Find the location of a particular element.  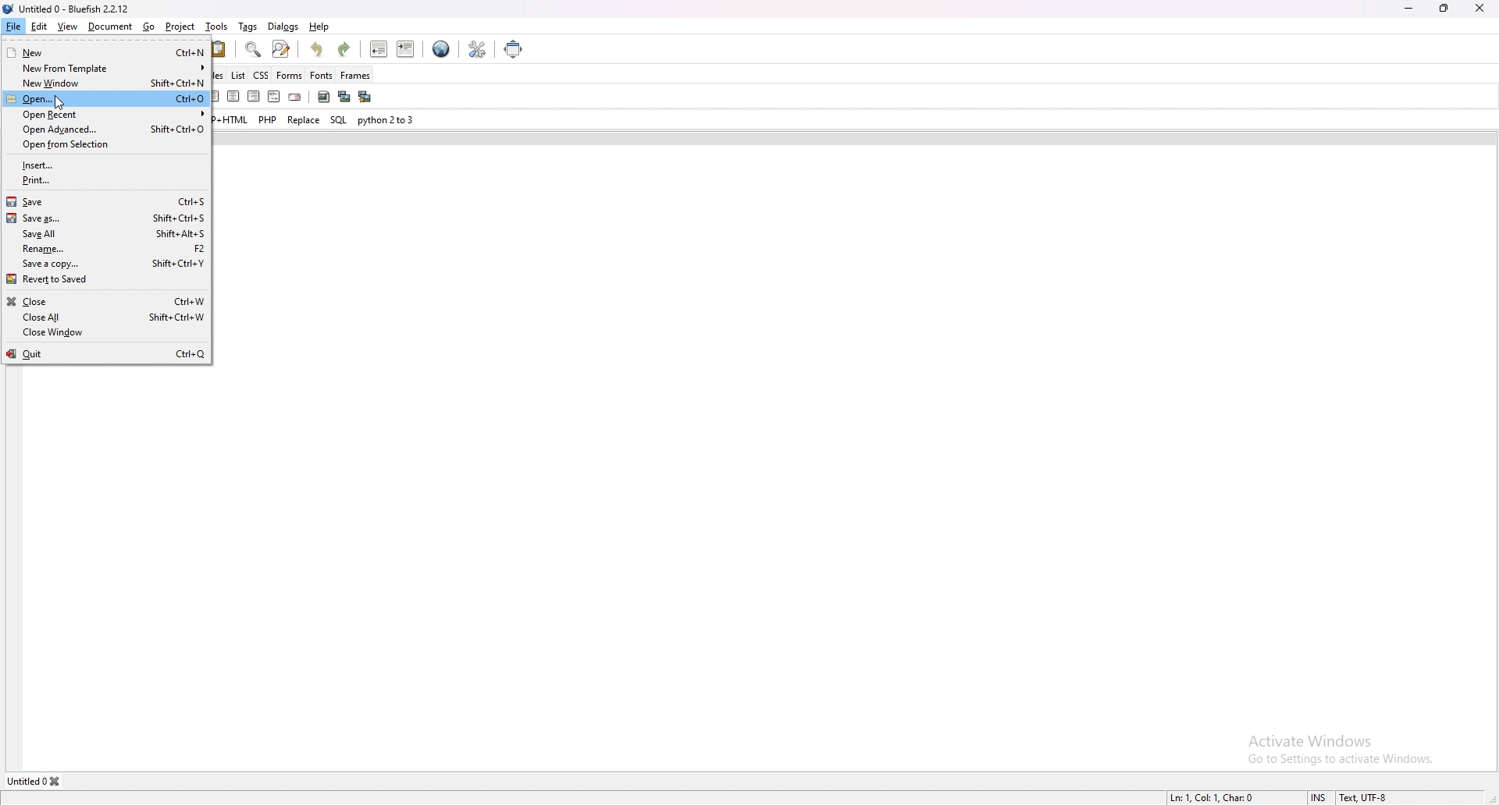

Activate Windows is located at coordinates (1314, 740).